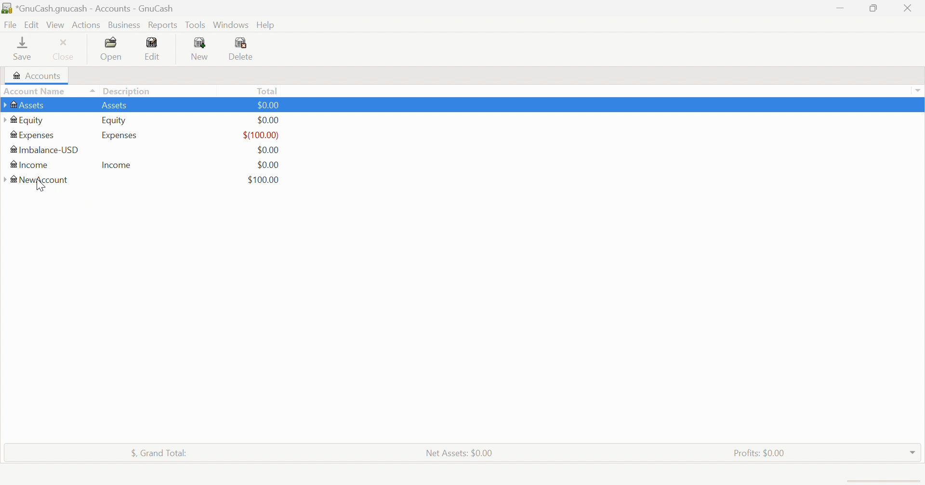  I want to click on Assets, so click(25, 106).